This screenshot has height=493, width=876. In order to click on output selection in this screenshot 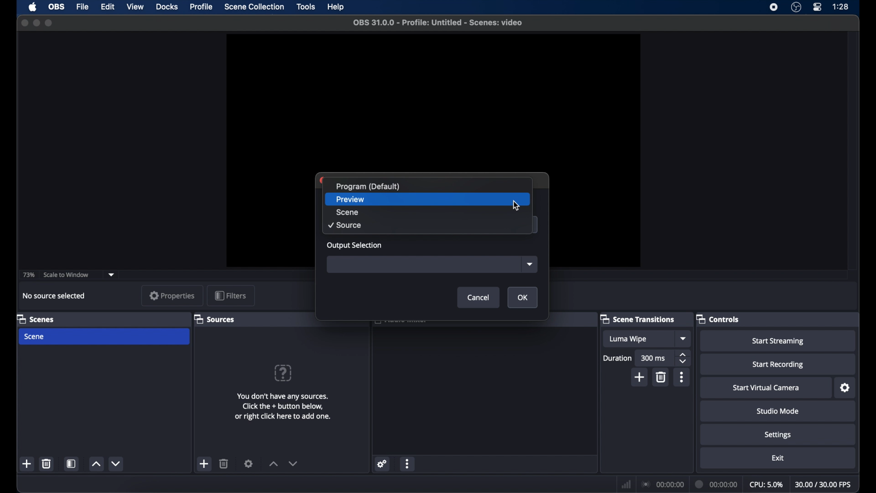, I will do `click(355, 246)`.